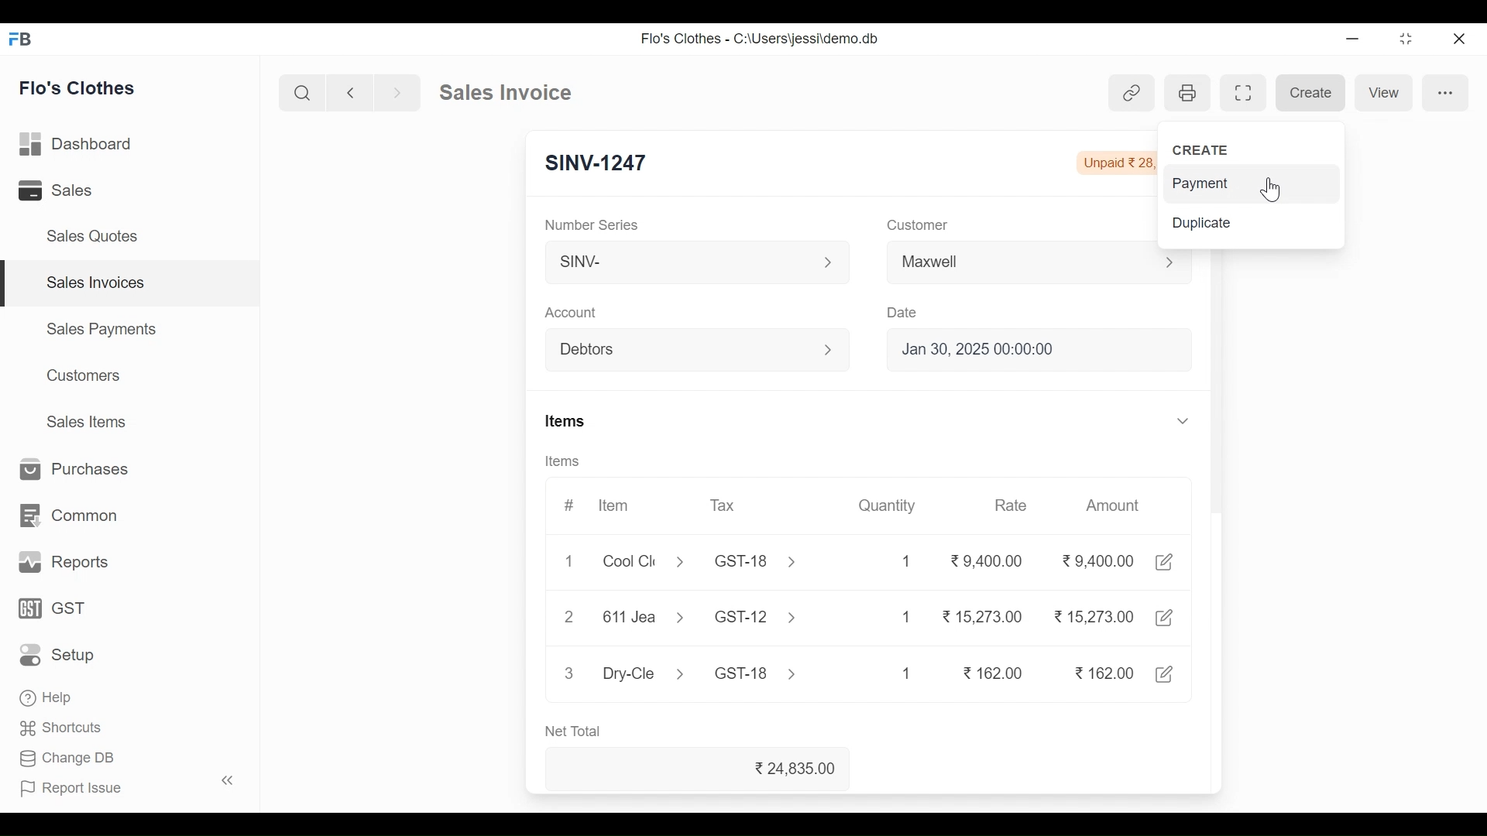  I want to click on Flo's Clothes, so click(79, 87).